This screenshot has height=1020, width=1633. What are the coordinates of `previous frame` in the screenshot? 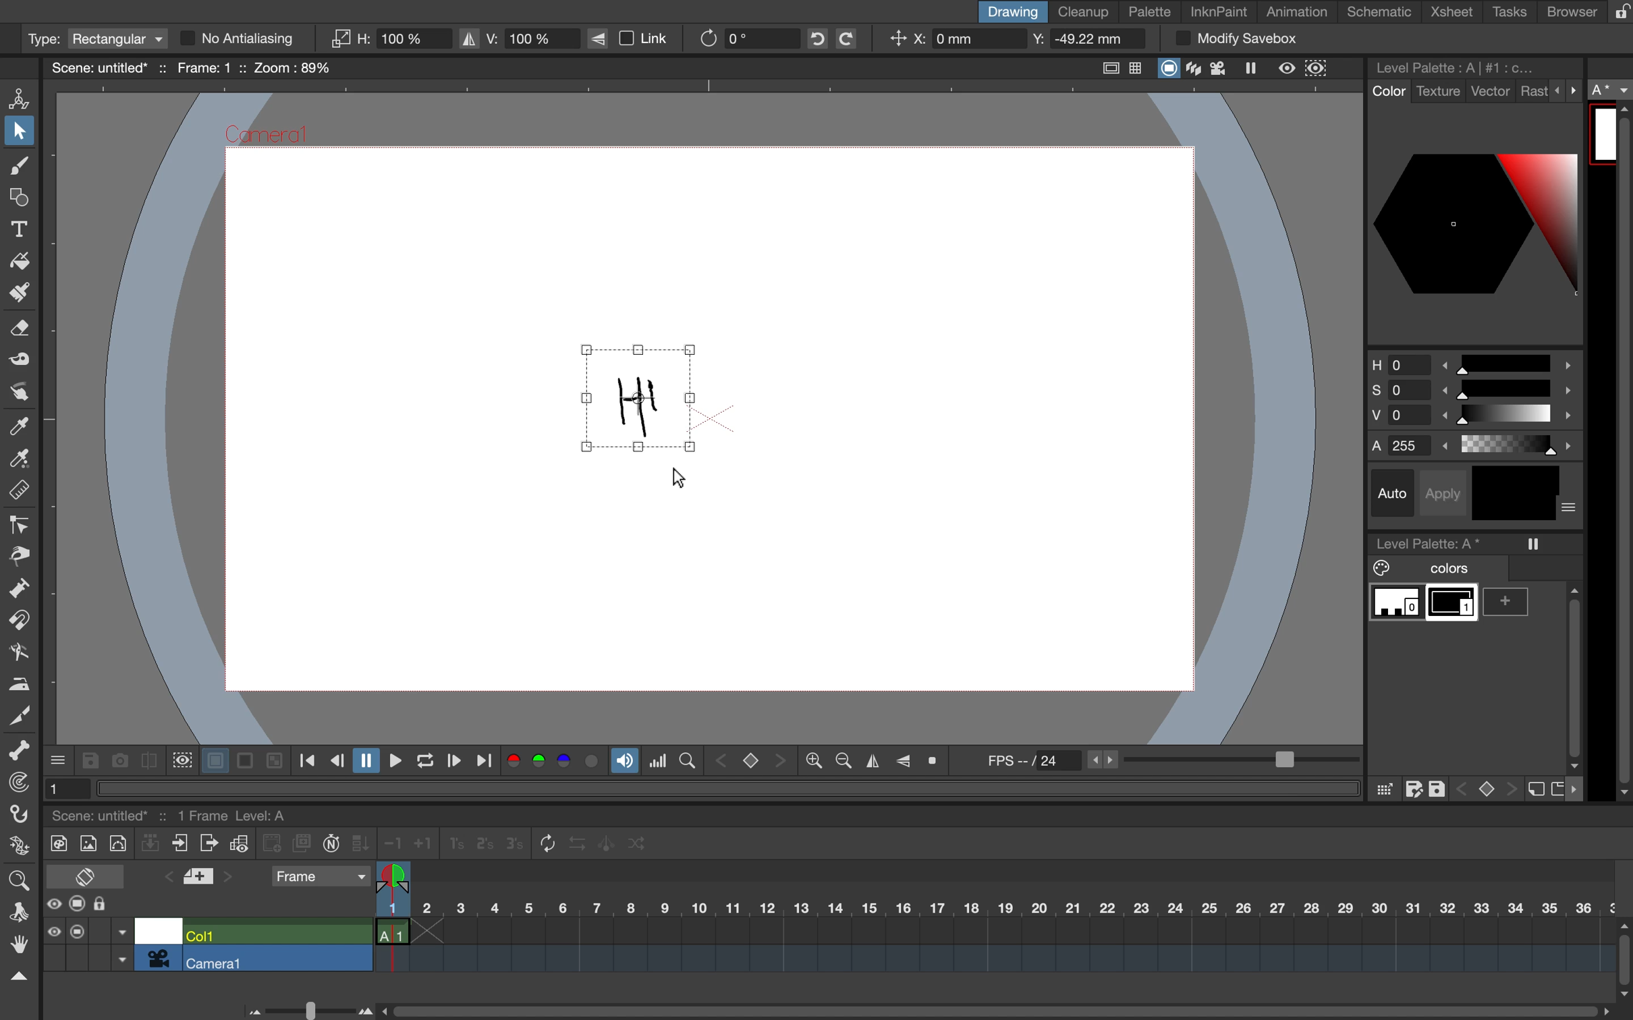 It's located at (336, 762).